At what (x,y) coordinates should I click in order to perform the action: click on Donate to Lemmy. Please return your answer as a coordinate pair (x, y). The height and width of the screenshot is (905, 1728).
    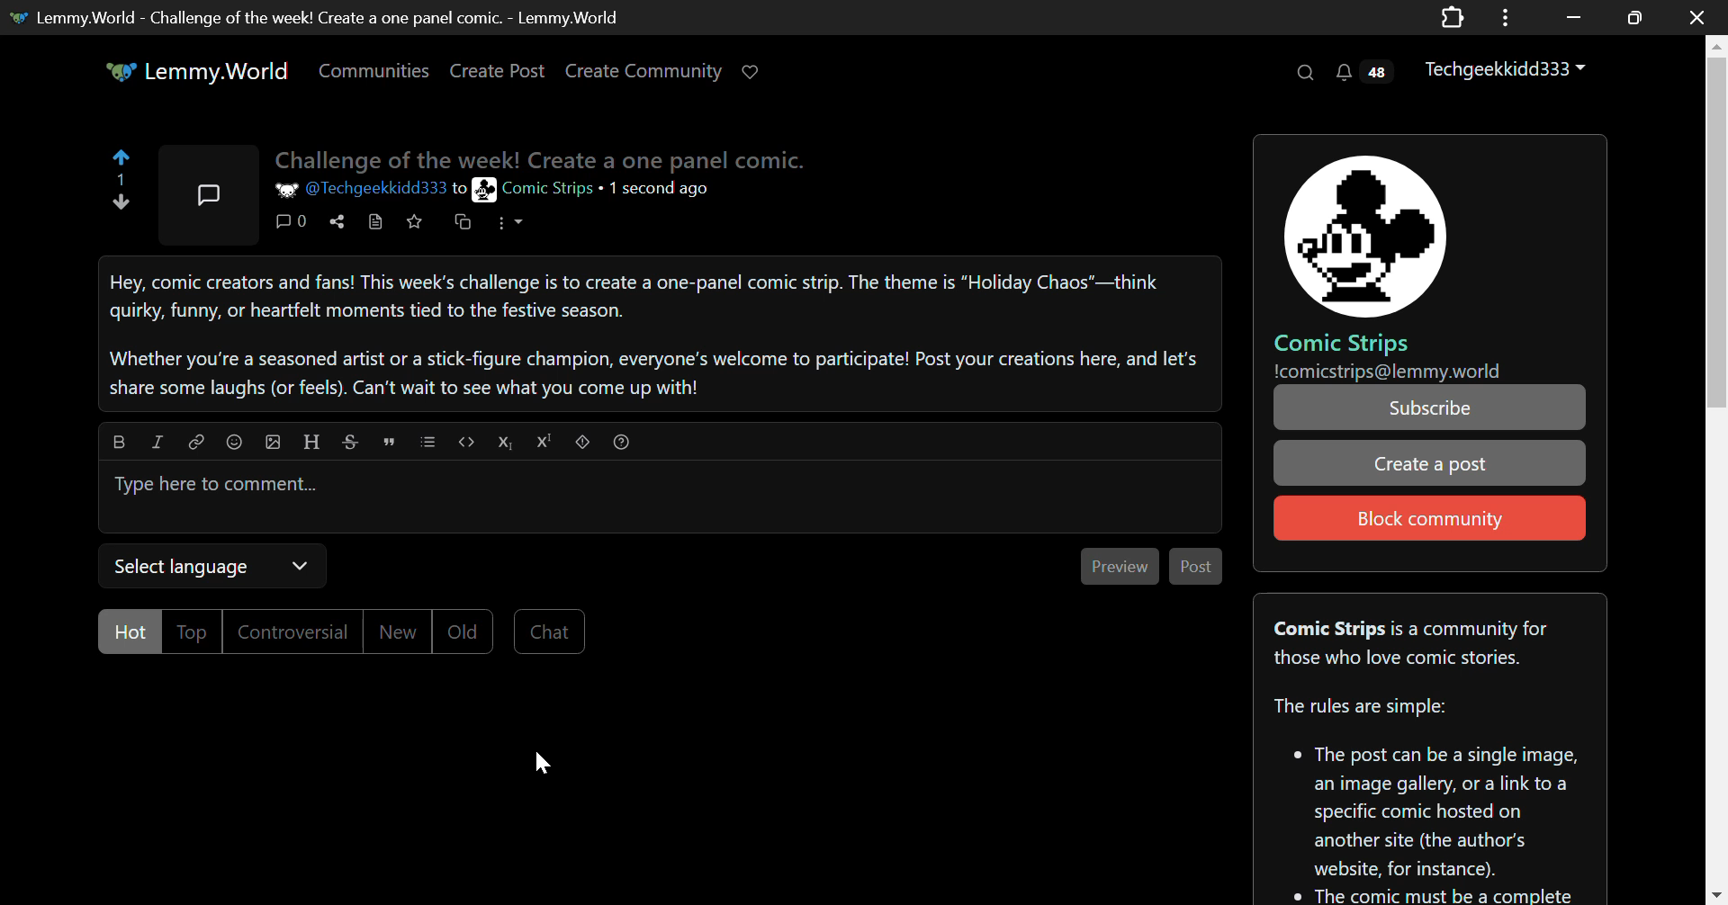
    Looking at the image, I should click on (751, 72).